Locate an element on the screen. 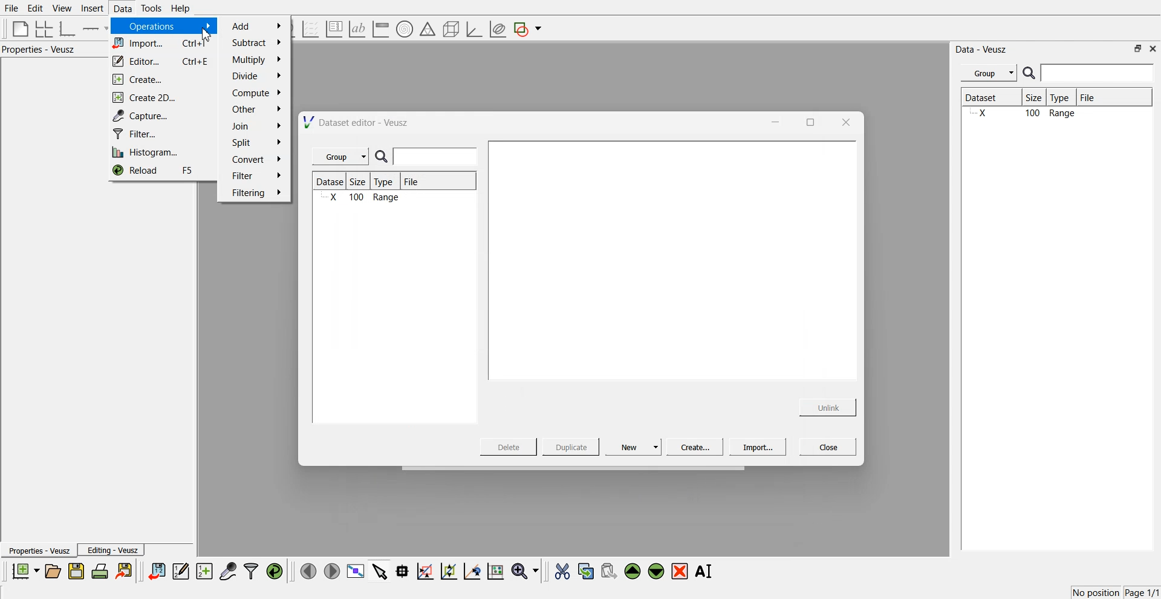  minimise or maximise is located at coordinates (1138, 48).